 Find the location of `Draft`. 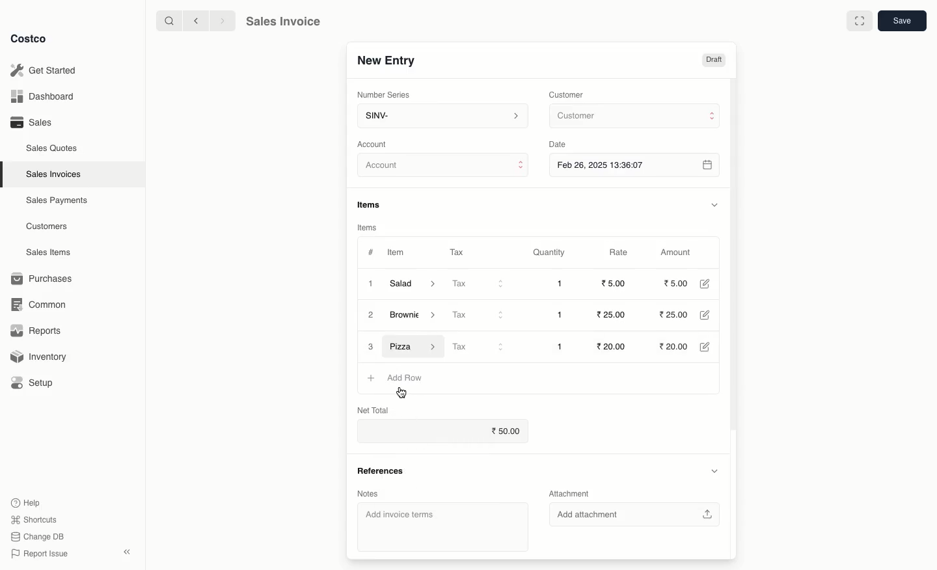

Draft is located at coordinates (714, 61).